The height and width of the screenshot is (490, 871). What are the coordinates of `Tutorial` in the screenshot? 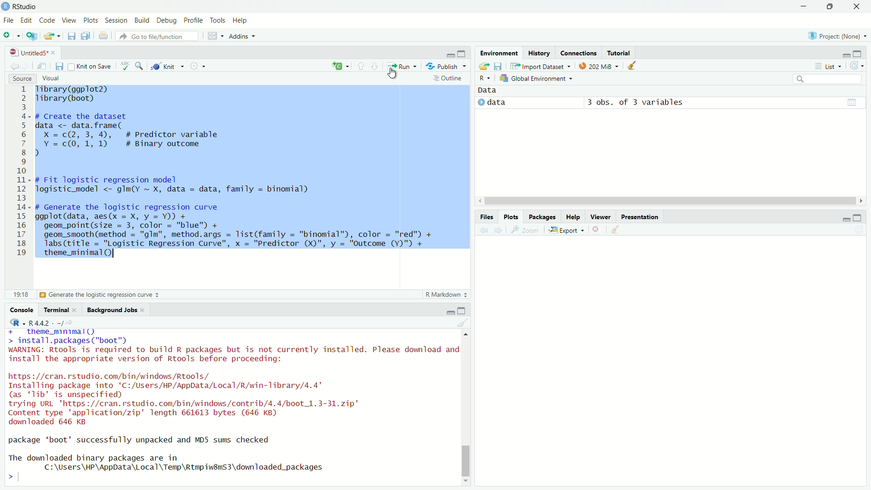 It's located at (619, 52).